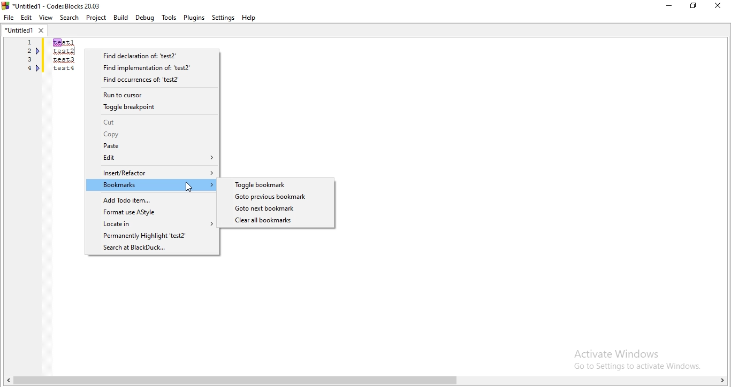  I want to click on Settings , so click(224, 18).